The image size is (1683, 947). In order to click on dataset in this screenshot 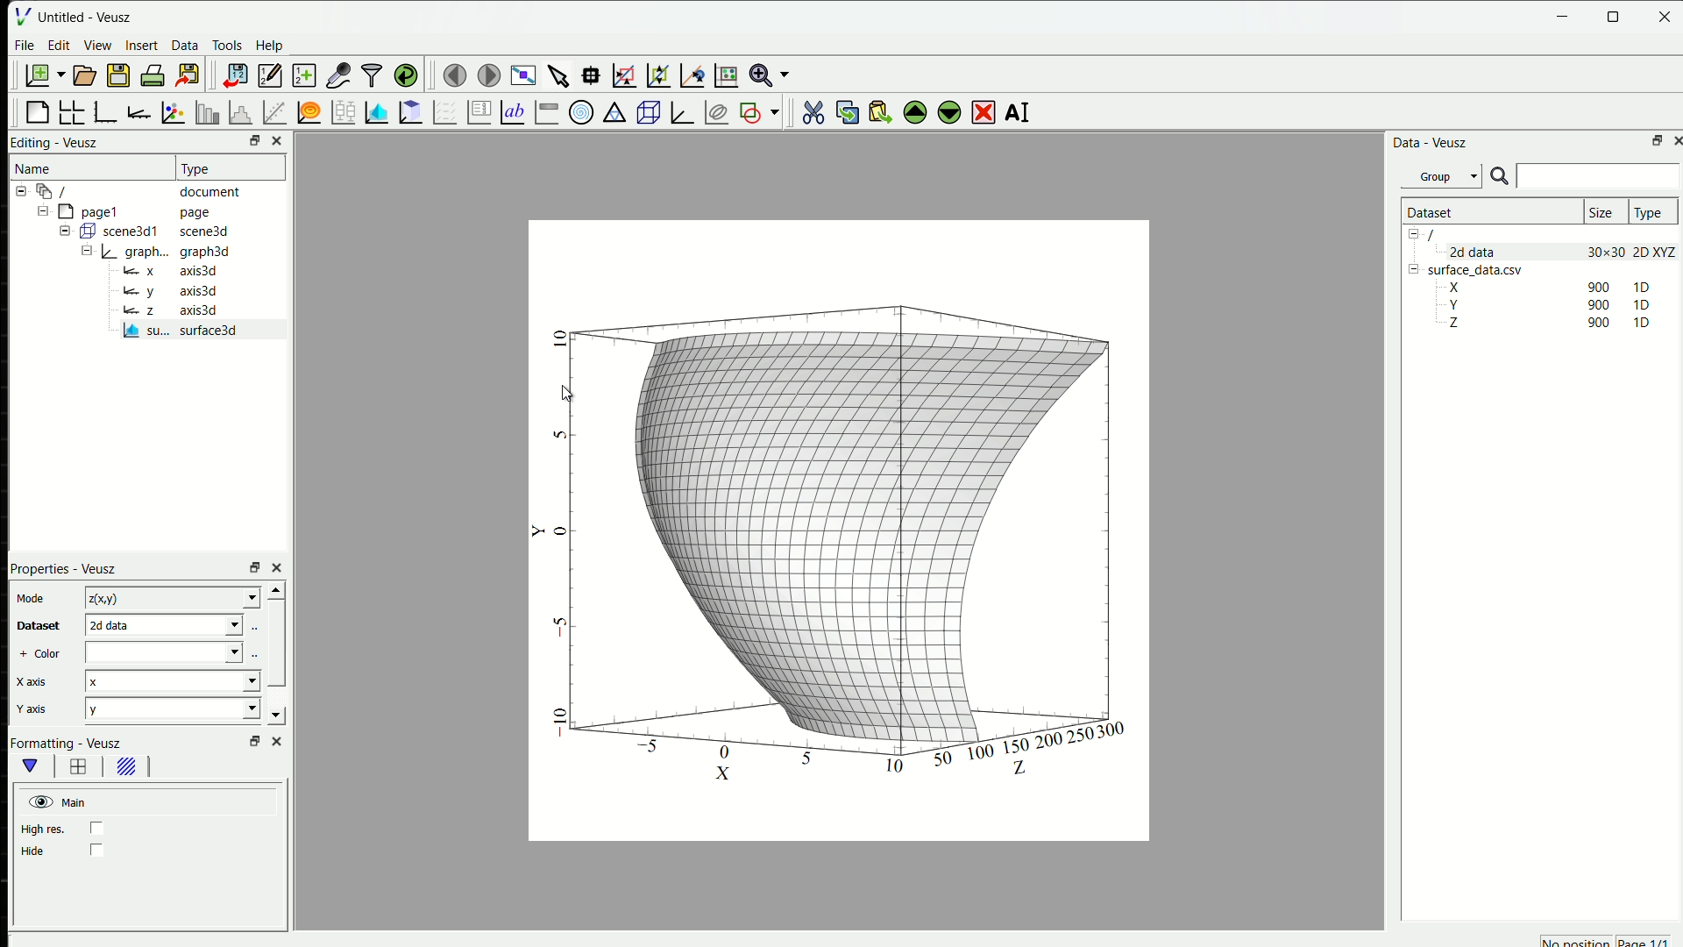, I will do `click(154, 624)`.